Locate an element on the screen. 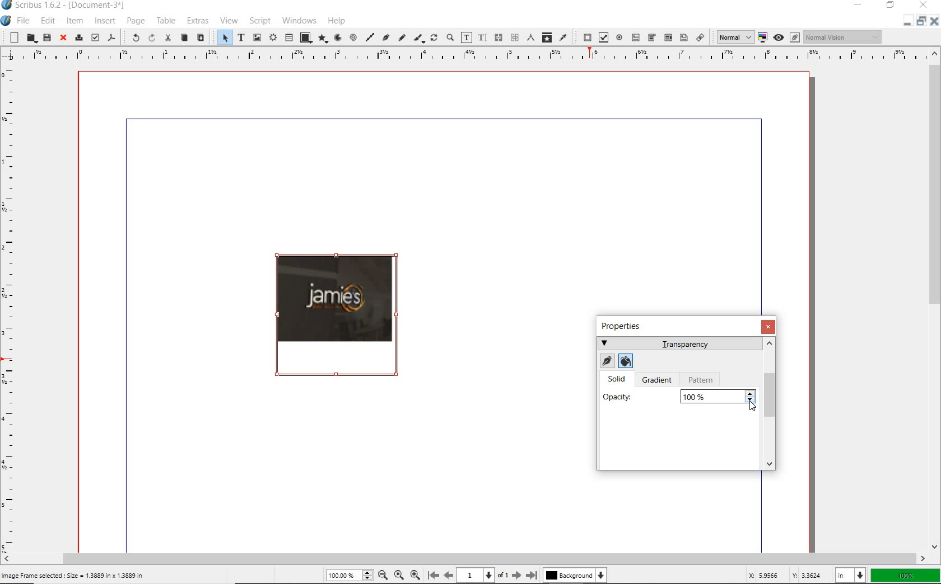 The height and width of the screenshot is (584, 941). zoom level is located at coordinates (344, 574).